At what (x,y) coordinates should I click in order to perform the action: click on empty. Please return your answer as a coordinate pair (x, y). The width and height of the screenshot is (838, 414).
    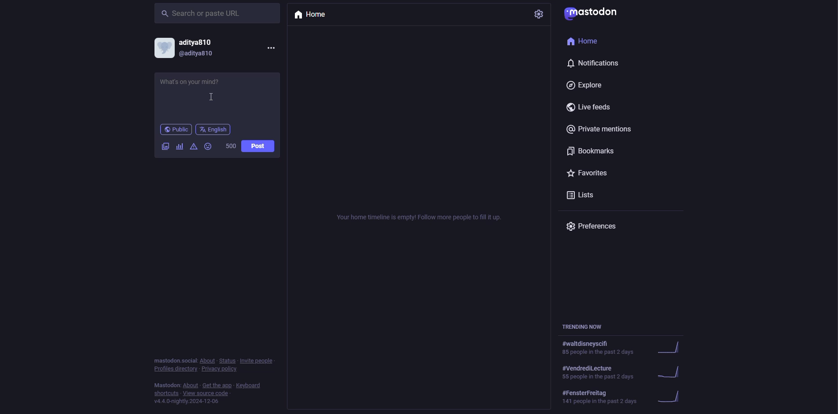
    Looking at the image, I should click on (420, 216).